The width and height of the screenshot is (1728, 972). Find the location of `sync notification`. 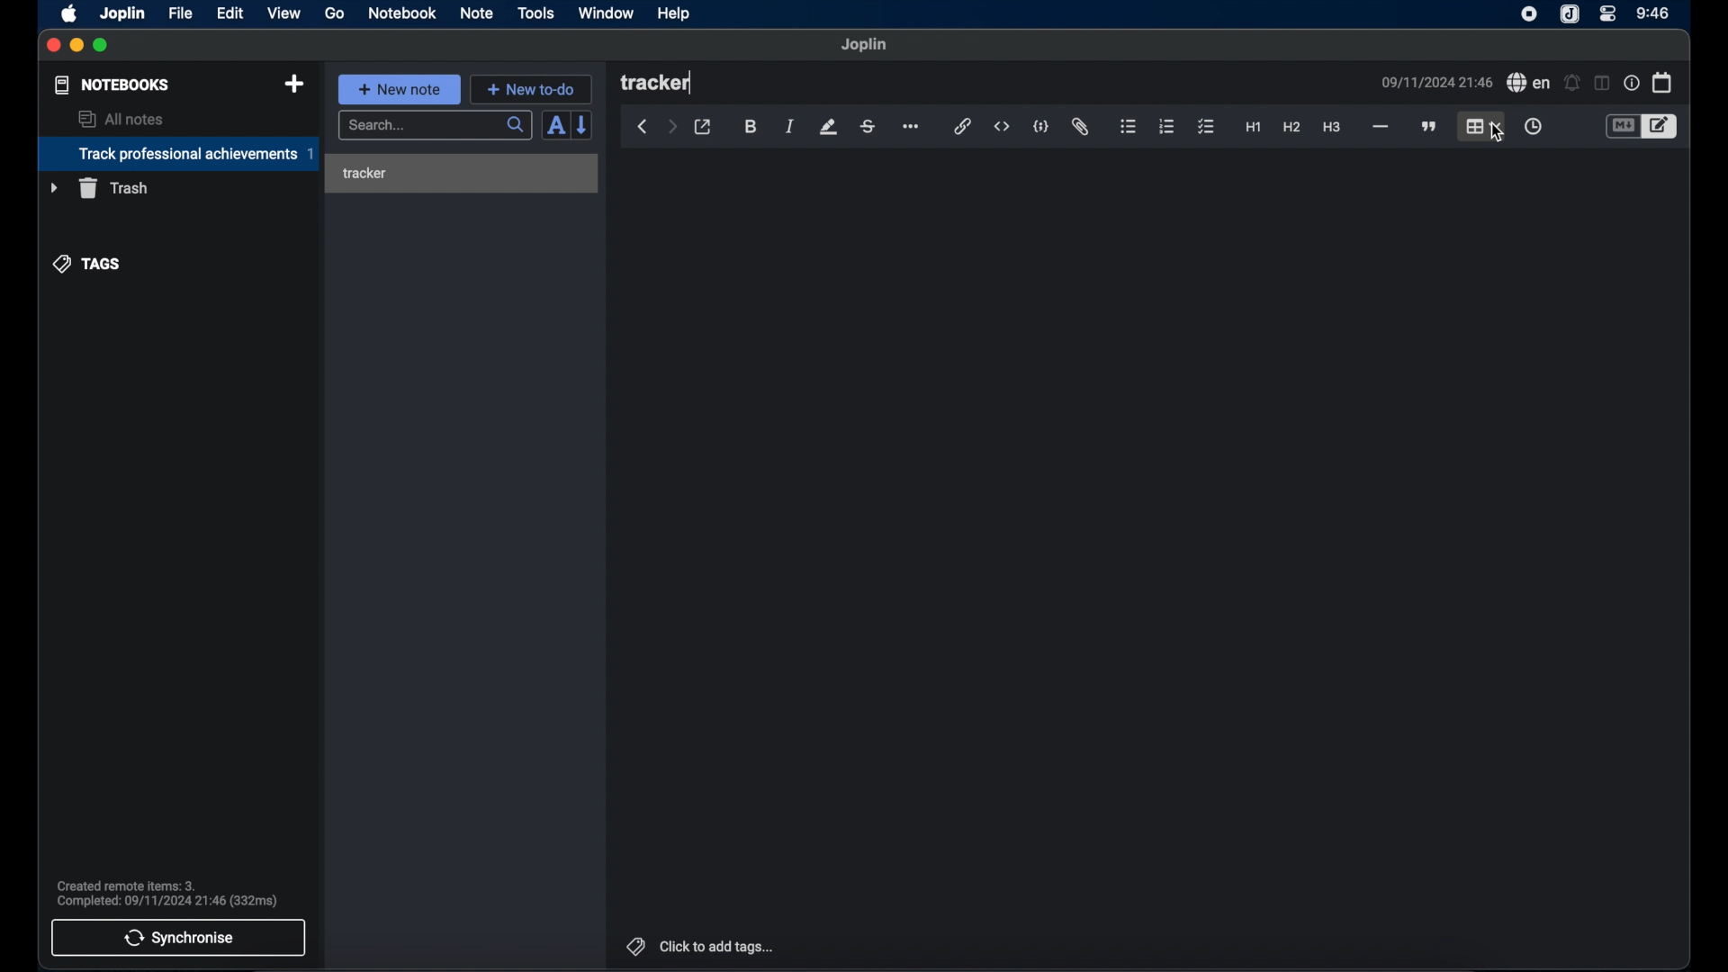

sync notification is located at coordinates (166, 894).